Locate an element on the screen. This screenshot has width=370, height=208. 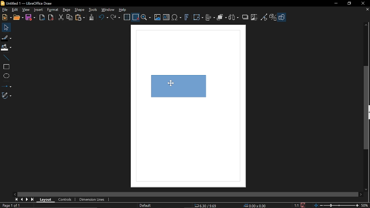
Cut is located at coordinates (60, 18).